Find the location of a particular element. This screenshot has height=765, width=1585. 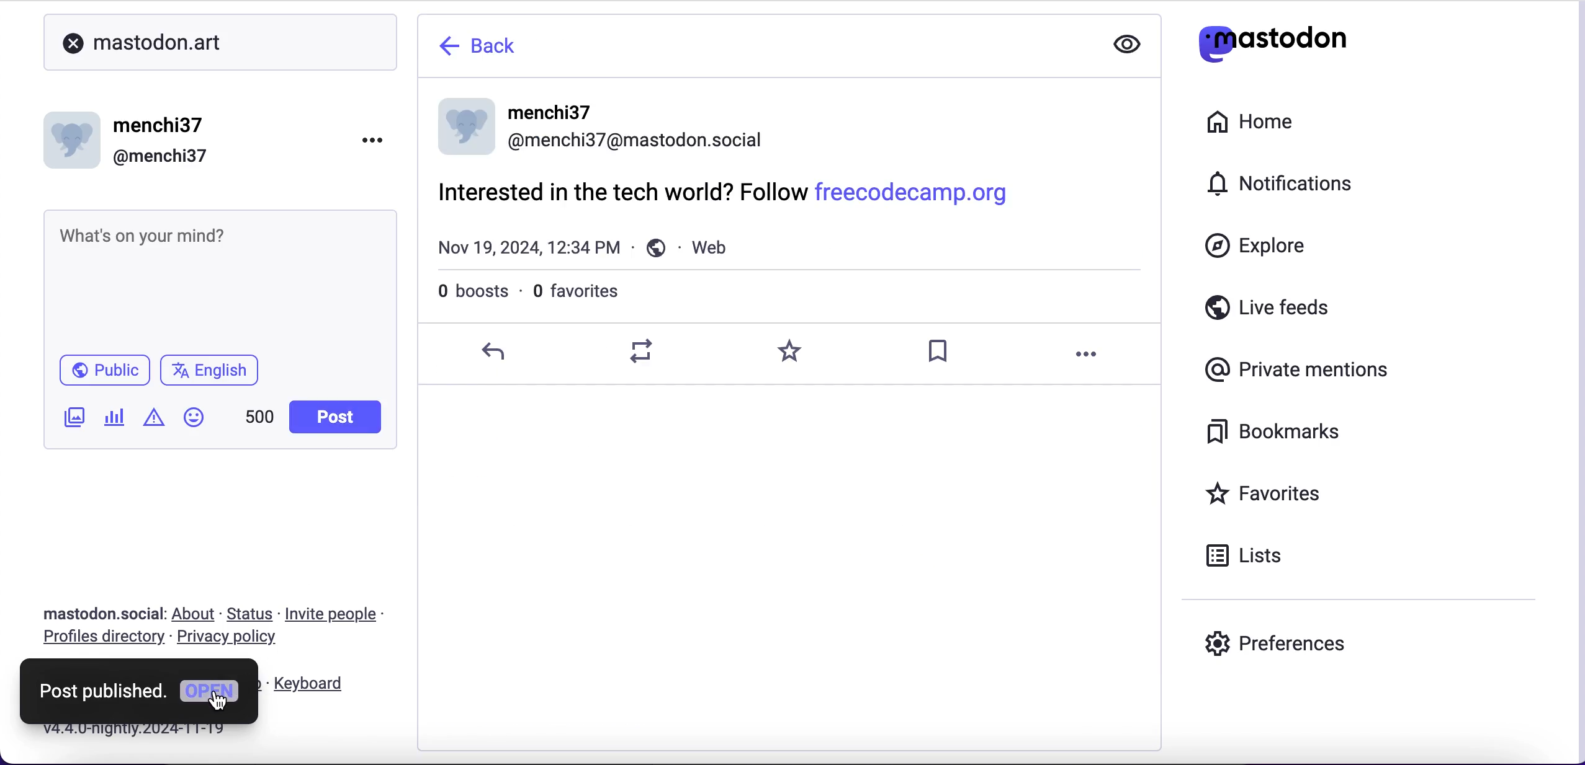

add warning is located at coordinates (158, 422).